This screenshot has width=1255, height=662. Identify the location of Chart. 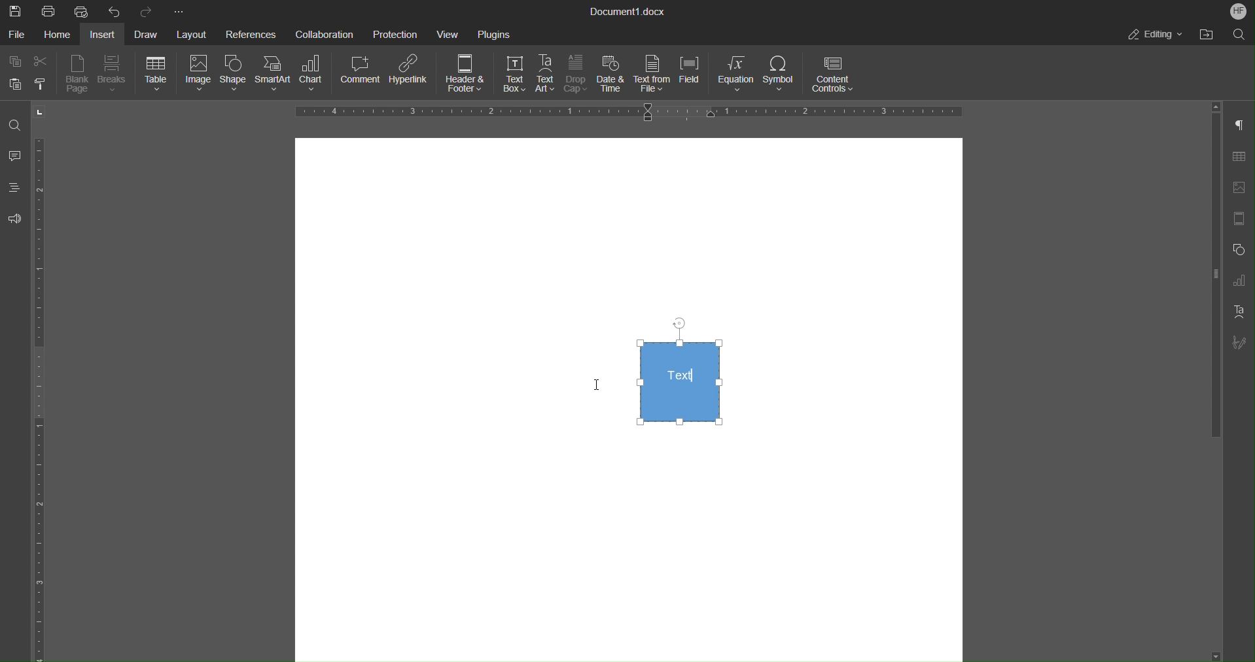
(317, 75).